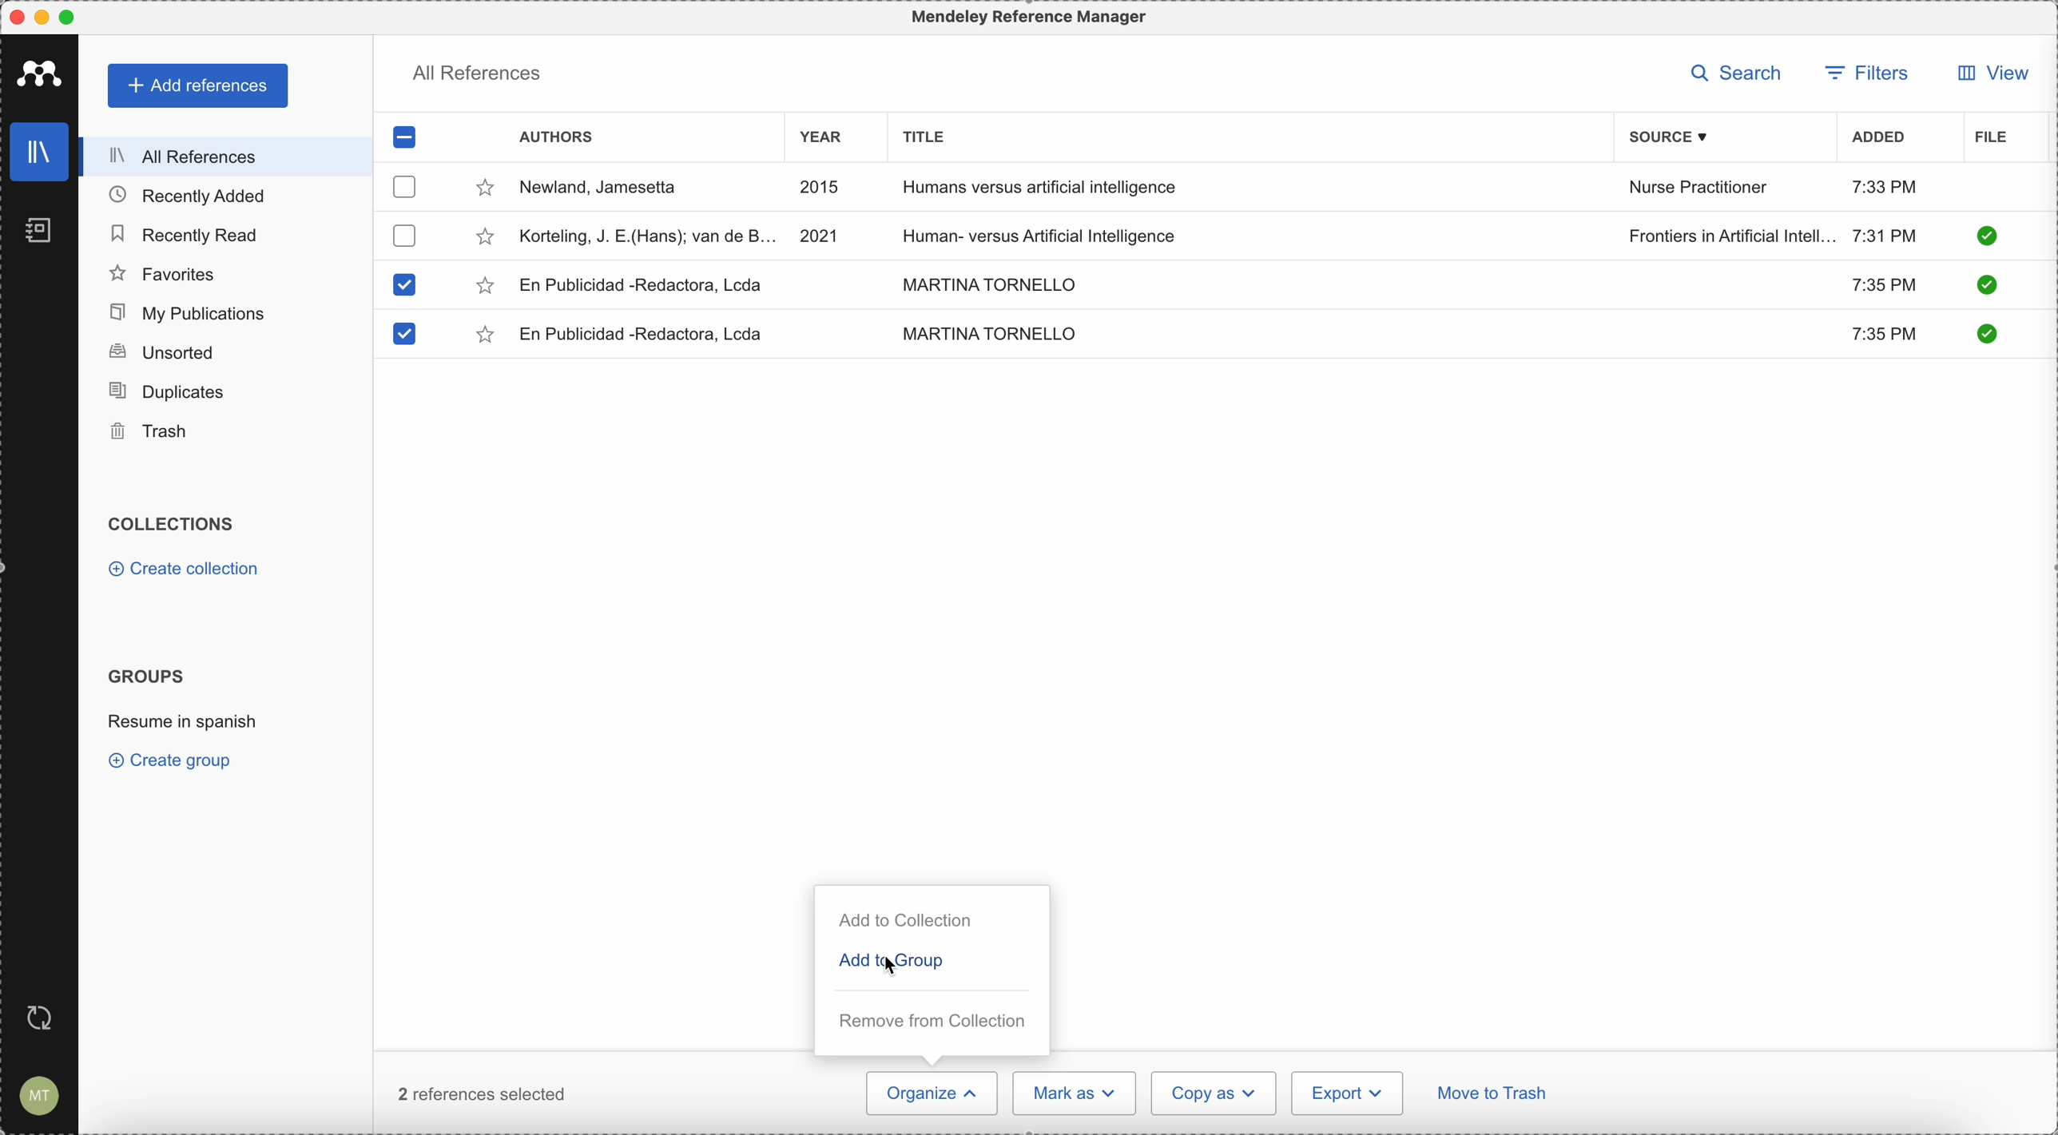  What do you see at coordinates (487, 337) in the screenshot?
I see `favorite` at bounding box center [487, 337].